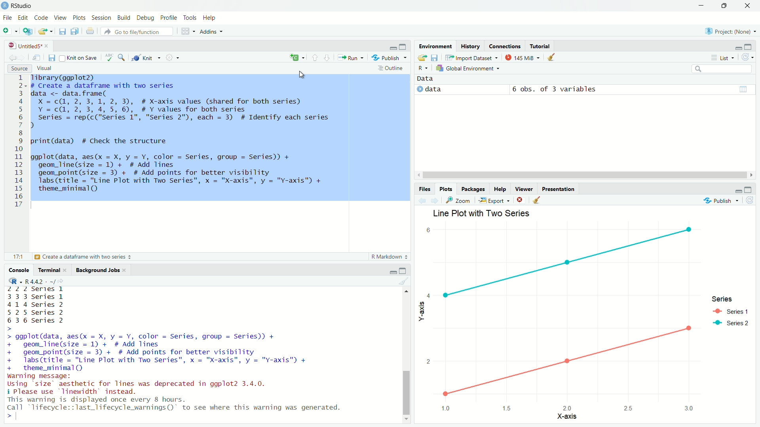  I want to click on input cursor, so click(18, 416).